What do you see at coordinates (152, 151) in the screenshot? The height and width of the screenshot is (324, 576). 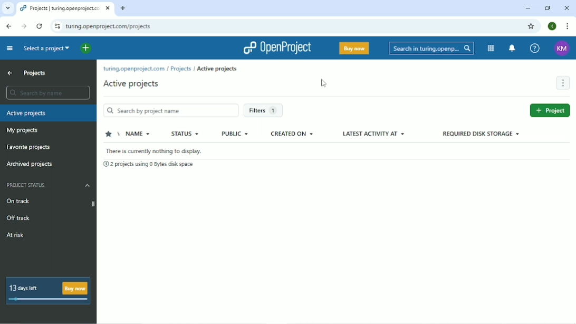 I see `There is currently nothing to display` at bounding box center [152, 151].